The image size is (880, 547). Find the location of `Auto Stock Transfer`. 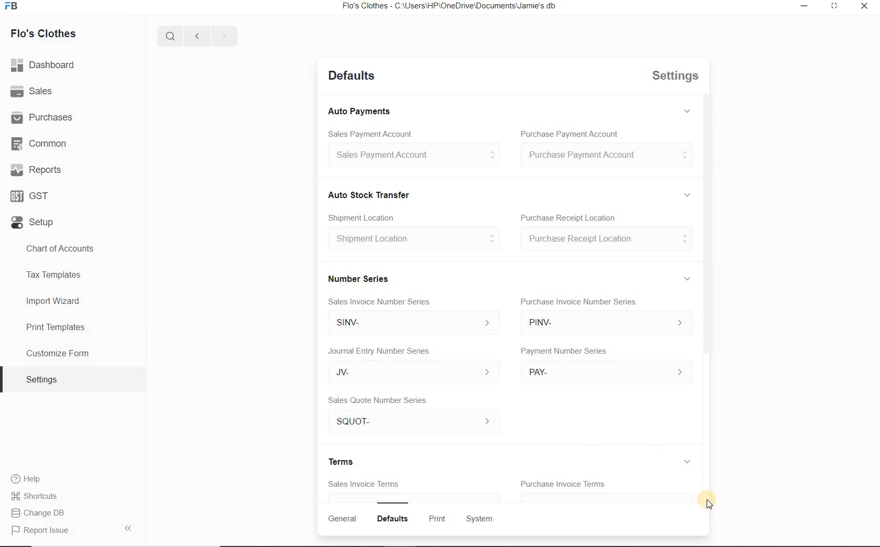

Auto Stock Transfer is located at coordinates (368, 195).